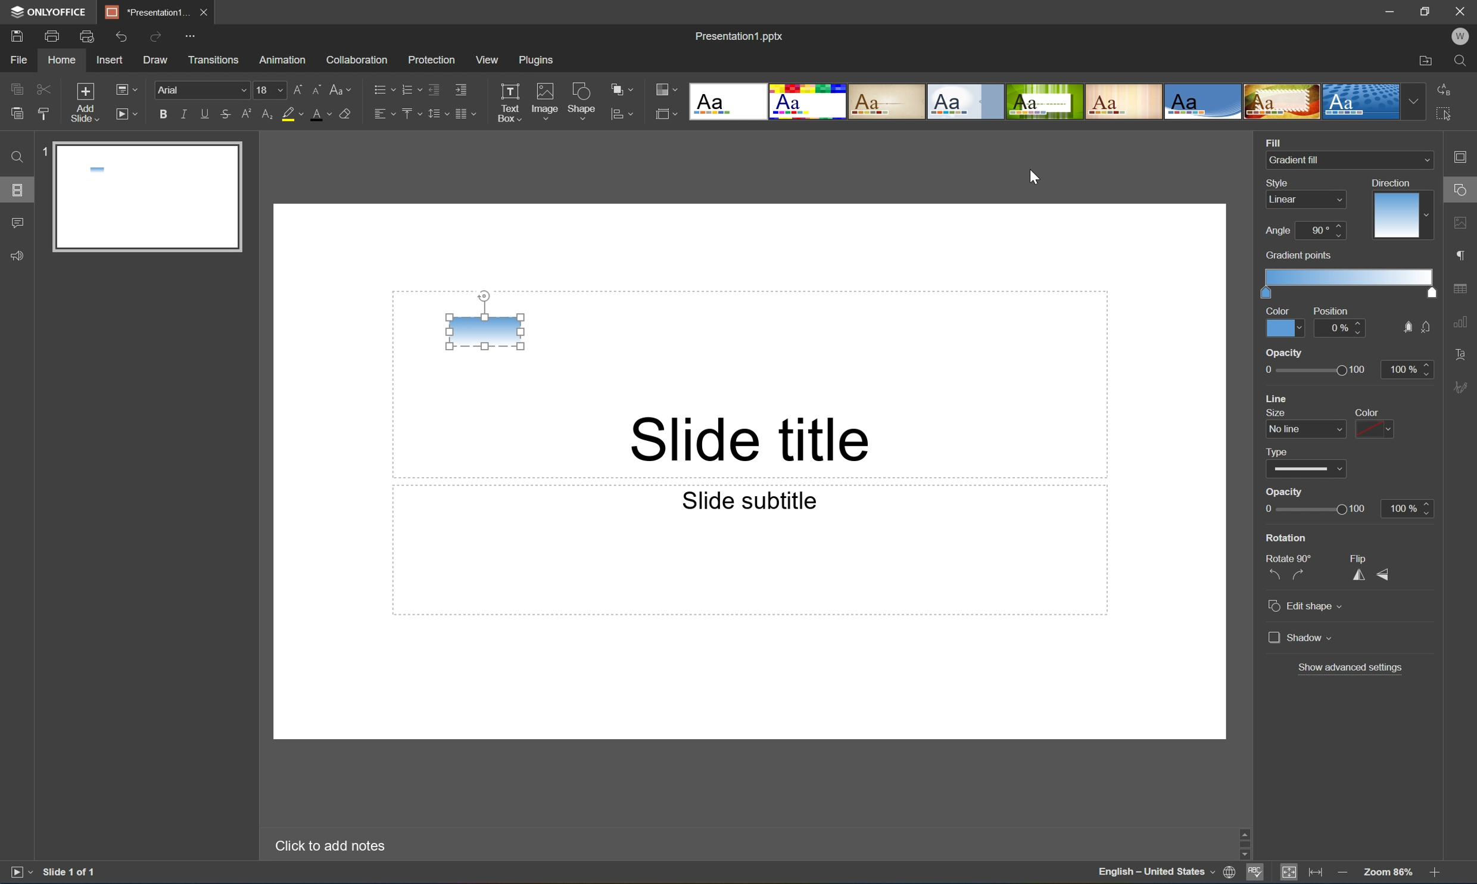  I want to click on 0%, so click(1341, 328).